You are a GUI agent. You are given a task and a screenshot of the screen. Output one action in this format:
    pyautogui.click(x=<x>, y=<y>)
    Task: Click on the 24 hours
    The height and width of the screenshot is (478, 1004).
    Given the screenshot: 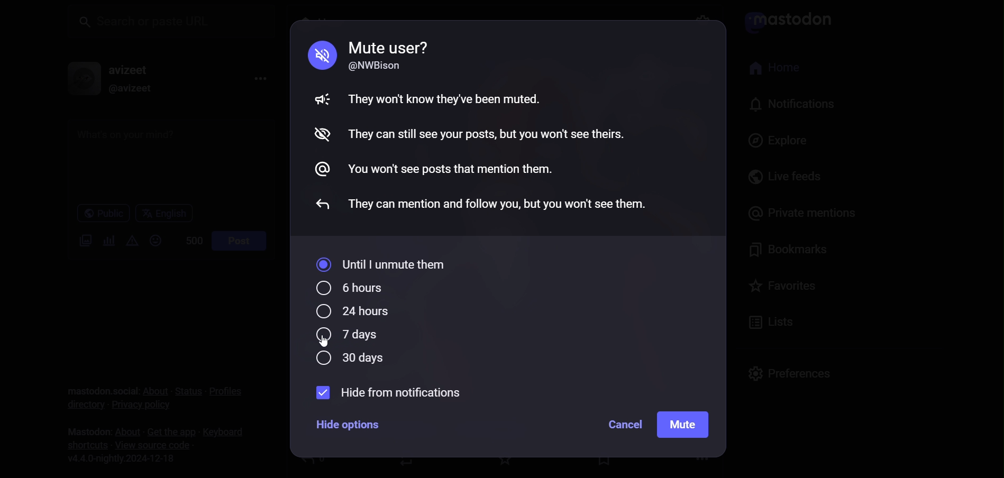 What is the action you would take?
    pyautogui.click(x=351, y=312)
    